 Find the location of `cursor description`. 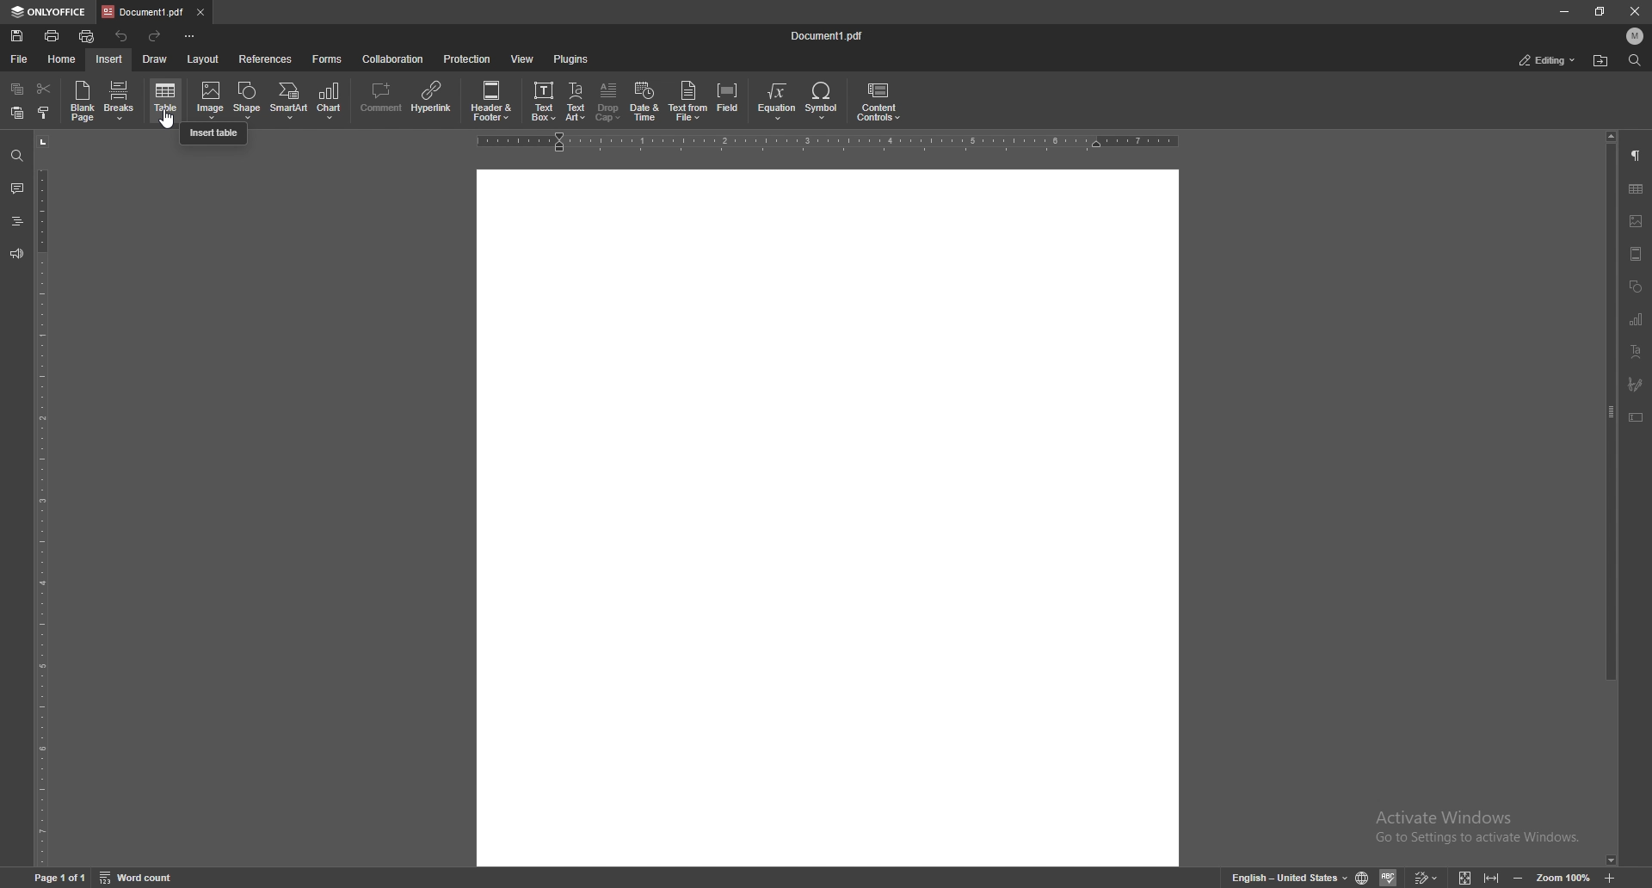

cursor description is located at coordinates (213, 133).